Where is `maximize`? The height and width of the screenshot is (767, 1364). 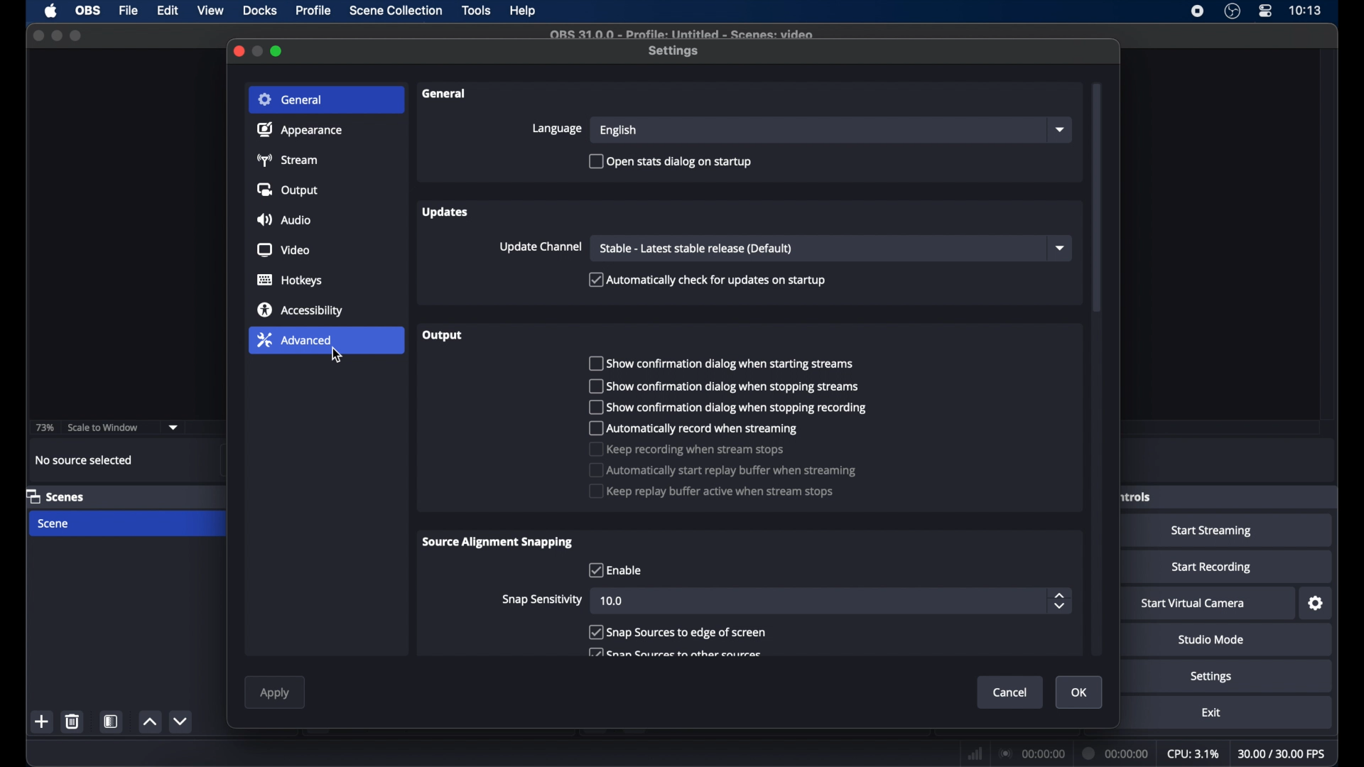 maximize is located at coordinates (77, 36).